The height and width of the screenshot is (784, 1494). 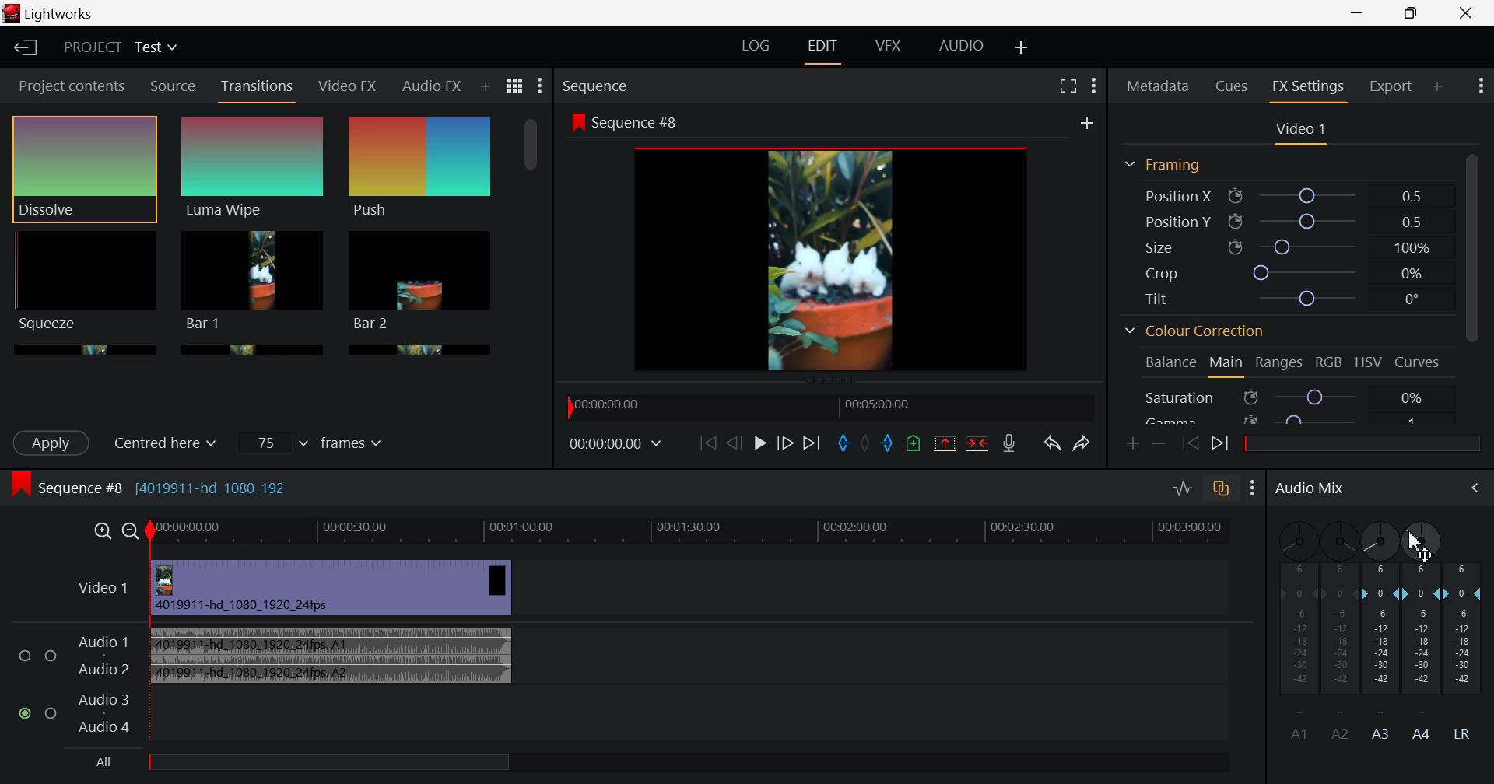 What do you see at coordinates (761, 443) in the screenshot?
I see `Play` at bounding box center [761, 443].